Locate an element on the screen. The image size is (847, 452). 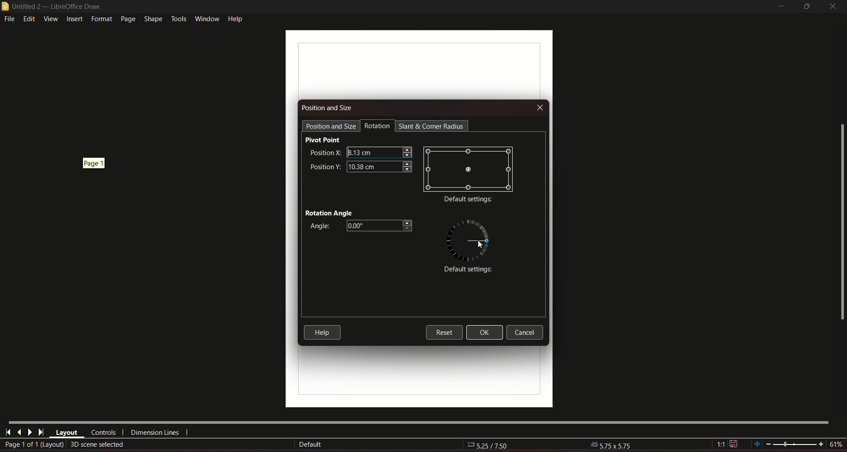
Position Y is located at coordinates (325, 166).